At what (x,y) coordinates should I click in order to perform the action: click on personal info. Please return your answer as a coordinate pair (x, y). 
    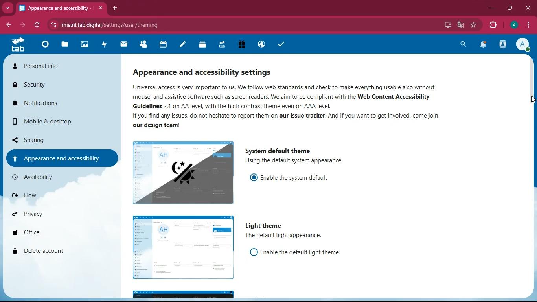
    Looking at the image, I should click on (54, 67).